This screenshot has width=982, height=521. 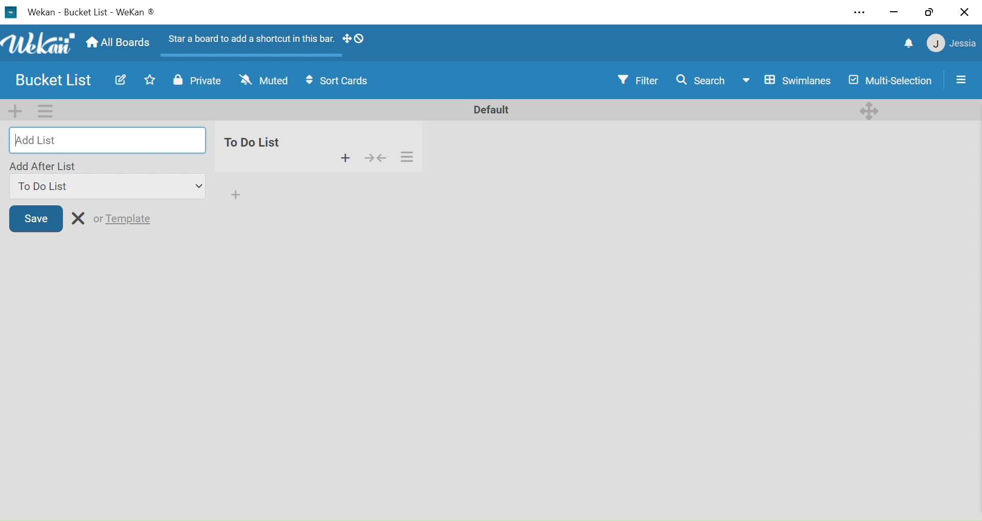 What do you see at coordinates (56, 81) in the screenshot?
I see `Board name` at bounding box center [56, 81].